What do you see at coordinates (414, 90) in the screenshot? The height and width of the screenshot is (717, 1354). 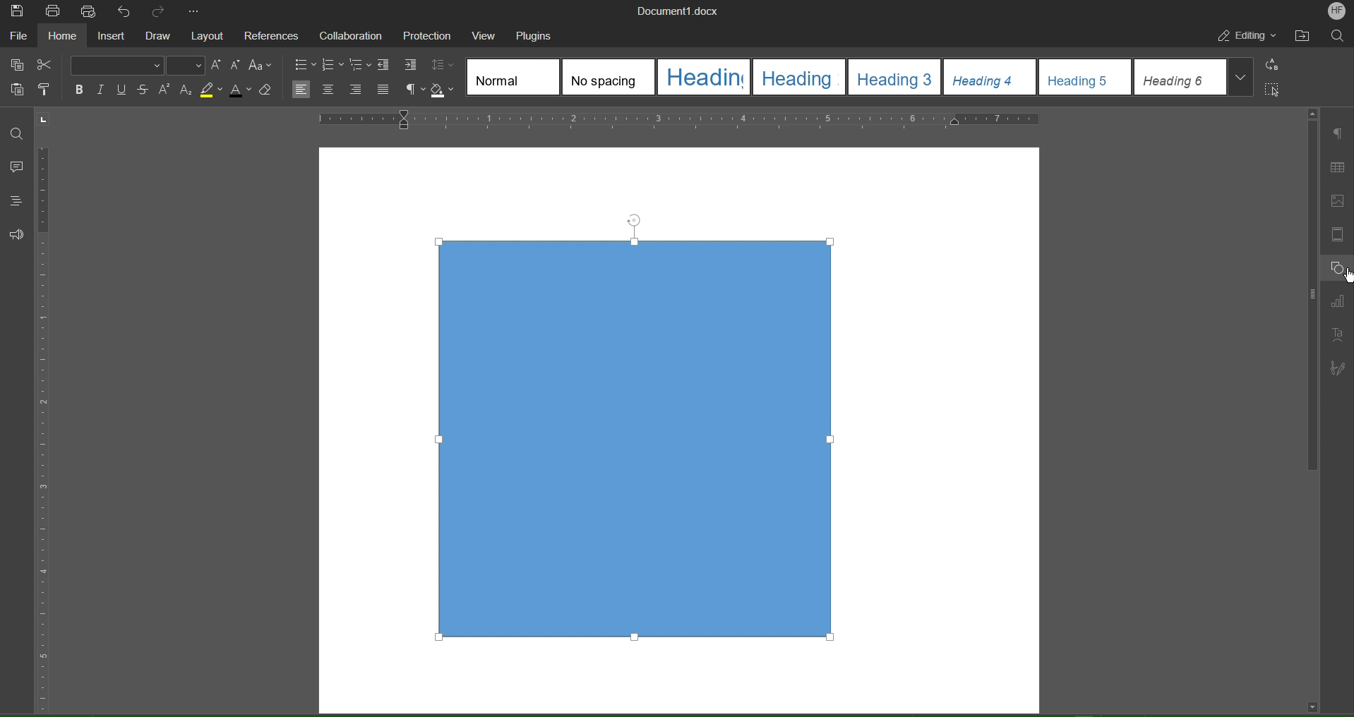 I see `Non-Printing Characters` at bounding box center [414, 90].